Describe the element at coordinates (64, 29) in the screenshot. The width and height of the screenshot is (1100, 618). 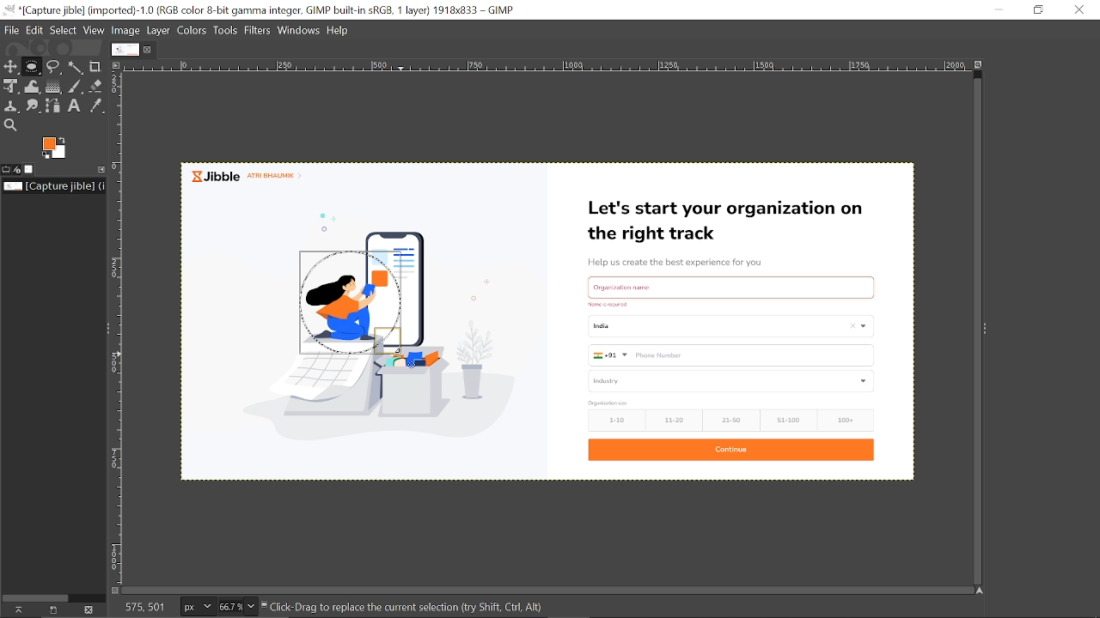
I see `Select` at that location.